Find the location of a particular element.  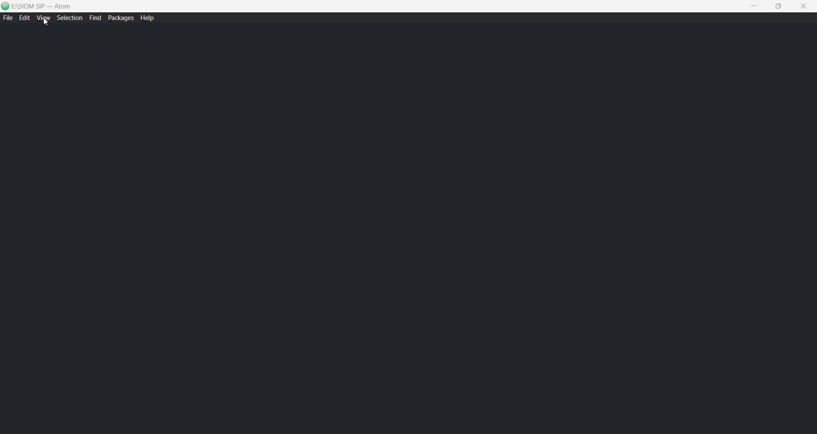

find is located at coordinates (95, 18).